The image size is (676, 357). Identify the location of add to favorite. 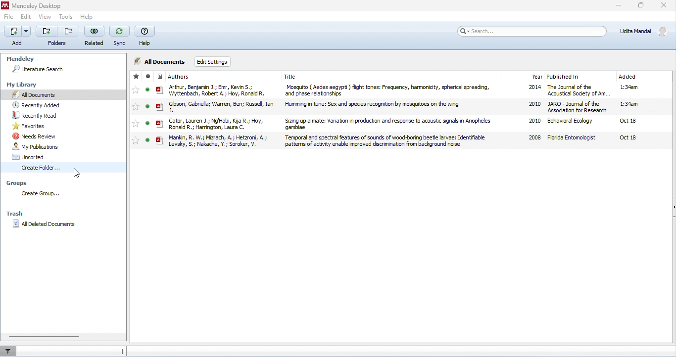
(136, 90).